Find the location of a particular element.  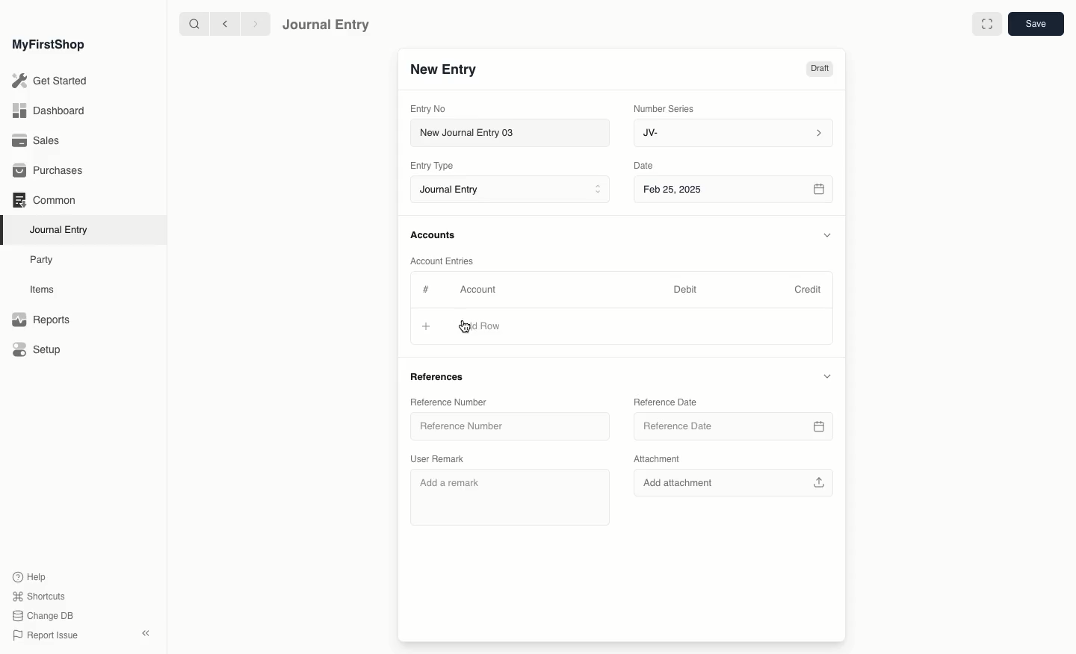

Collapse is located at coordinates (146, 633).